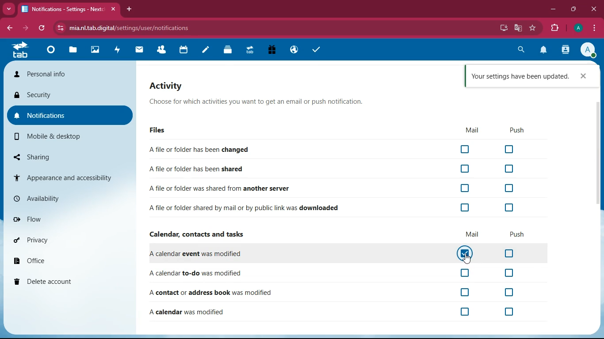 The height and width of the screenshot is (339, 604). What do you see at coordinates (162, 50) in the screenshot?
I see `Contacts` at bounding box center [162, 50].